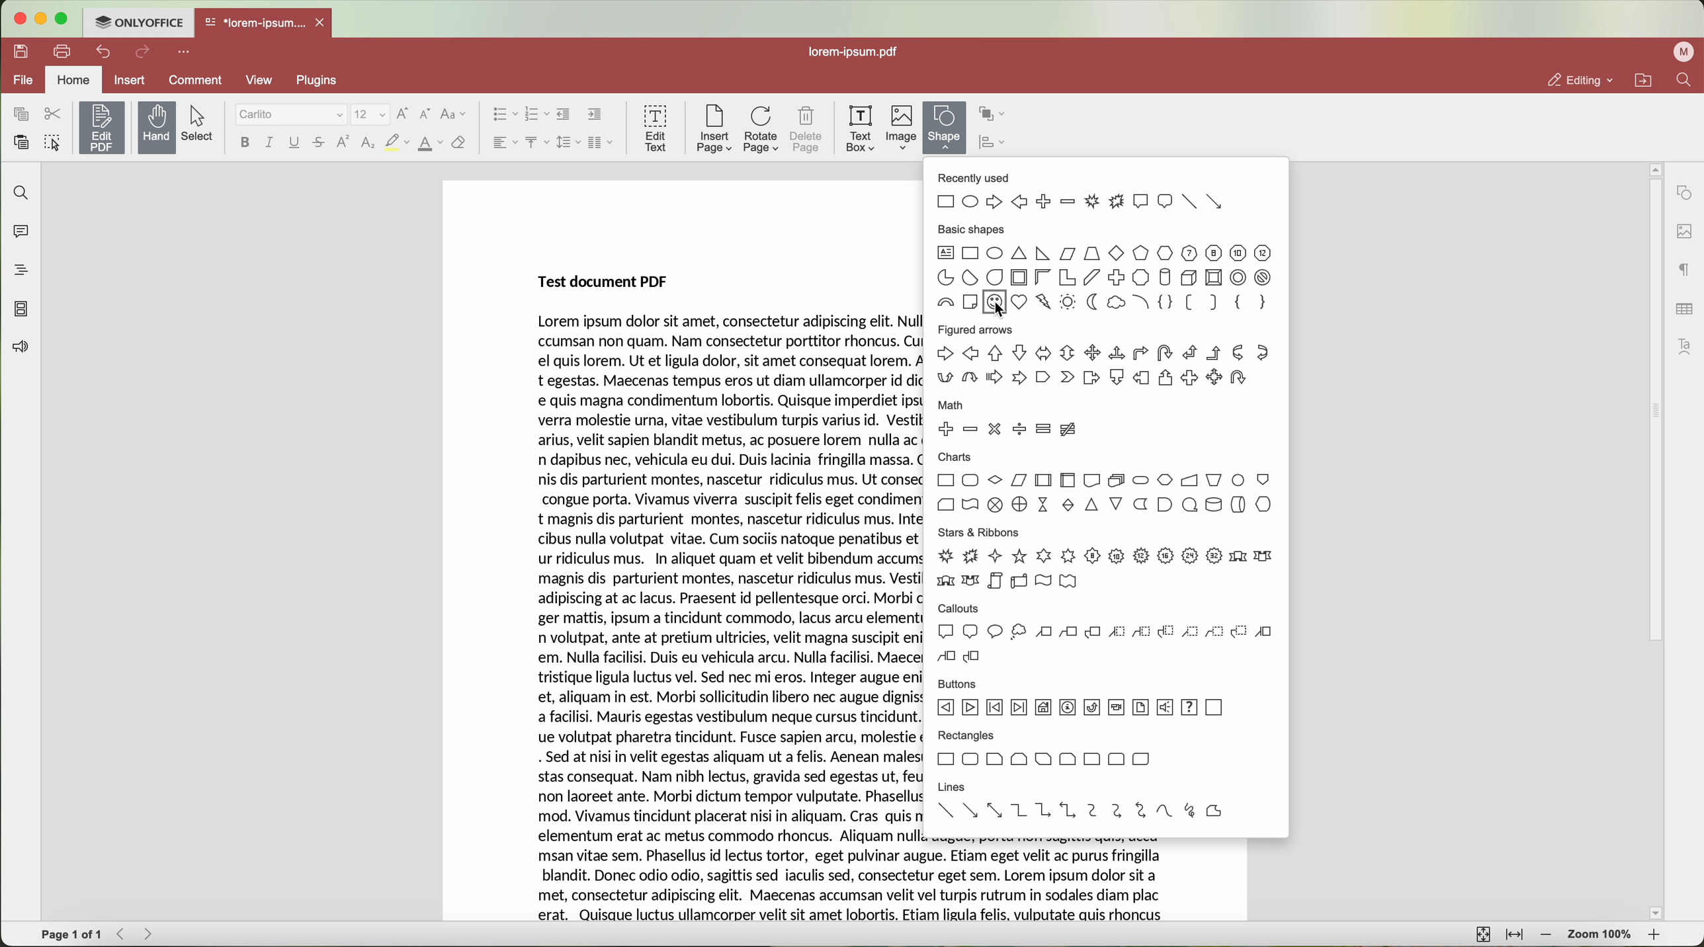 The image size is (1704, 947). What do you see at coordinates (594, 115) in the screenshot?
I see `increase indent` at bounding box center [594, 115].